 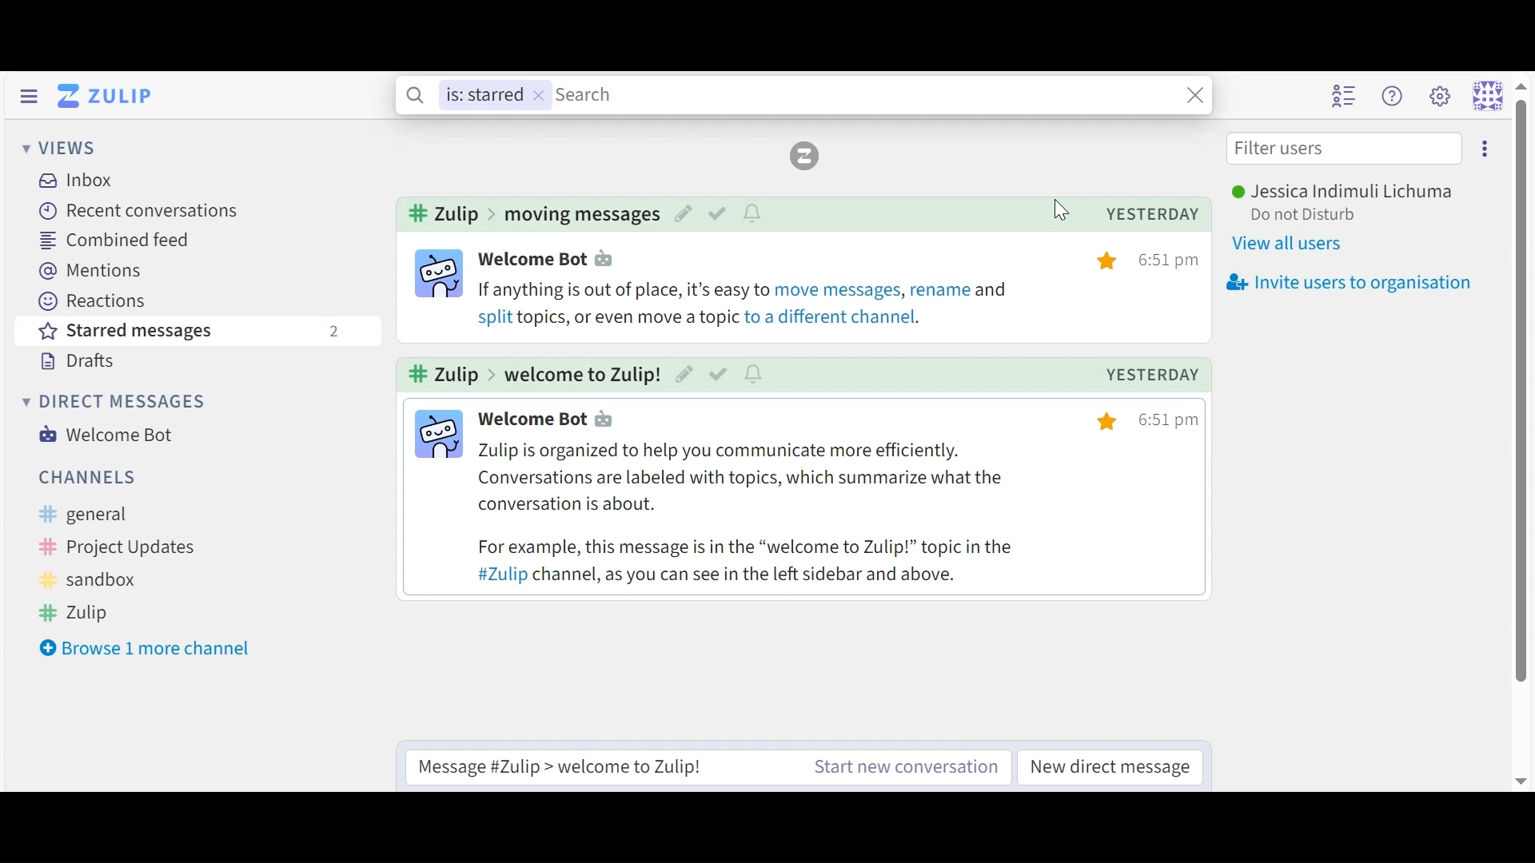 I want to click on message, so click(x=757, y=515).